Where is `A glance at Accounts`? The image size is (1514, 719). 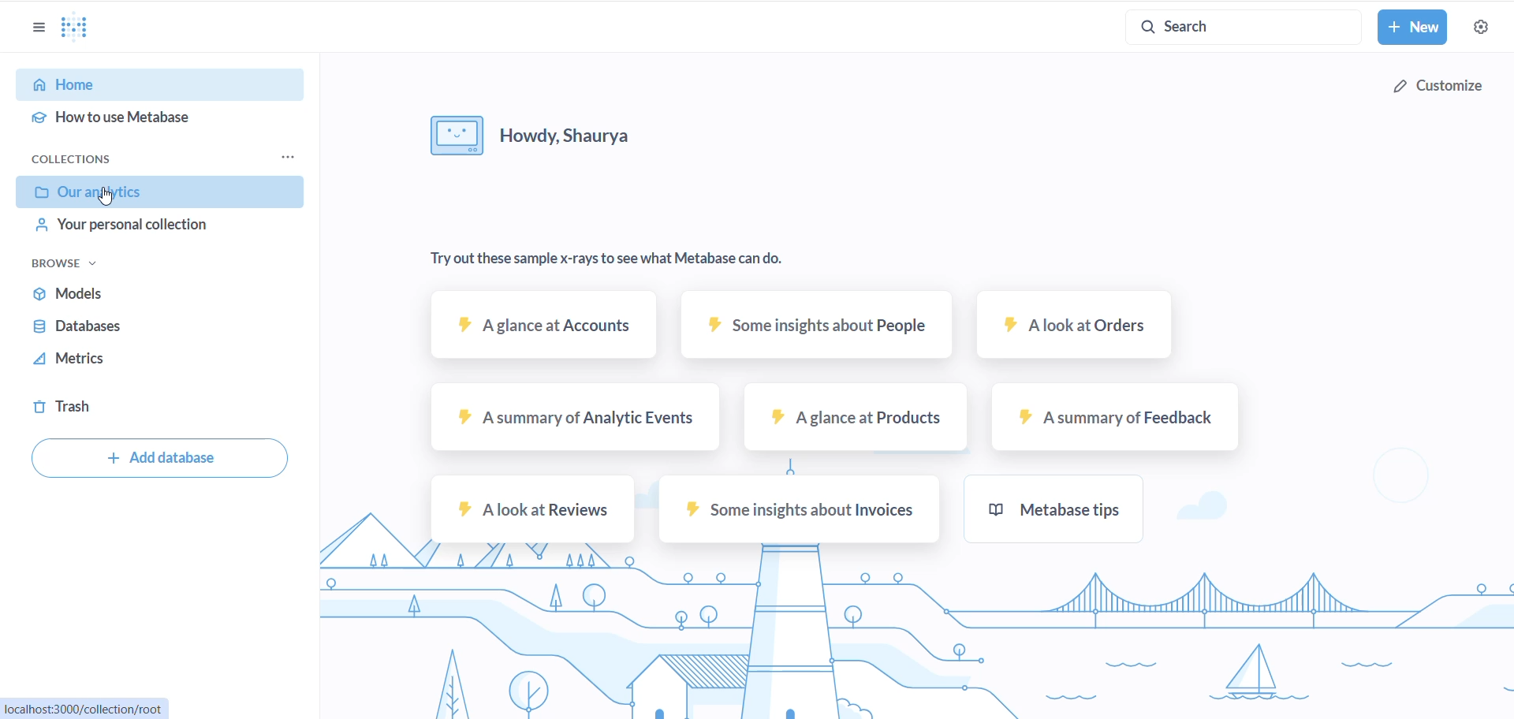
A glance at Accounts is located at coordinates (539, 330).